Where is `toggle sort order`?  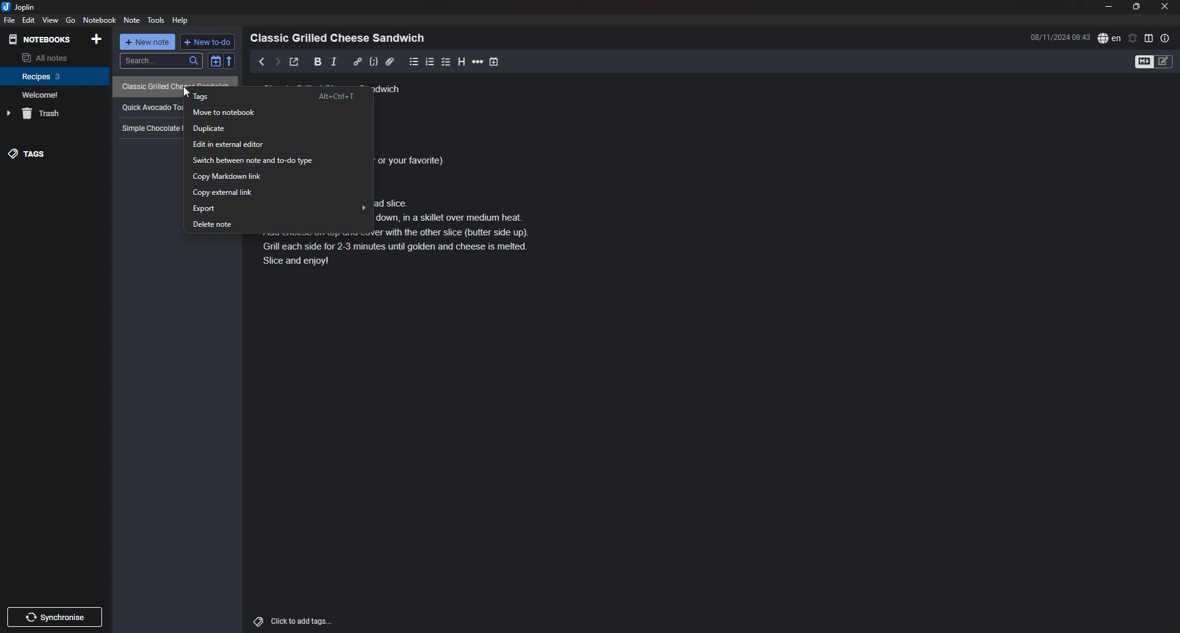 toggle sort order is located at coordinates (215, 61).